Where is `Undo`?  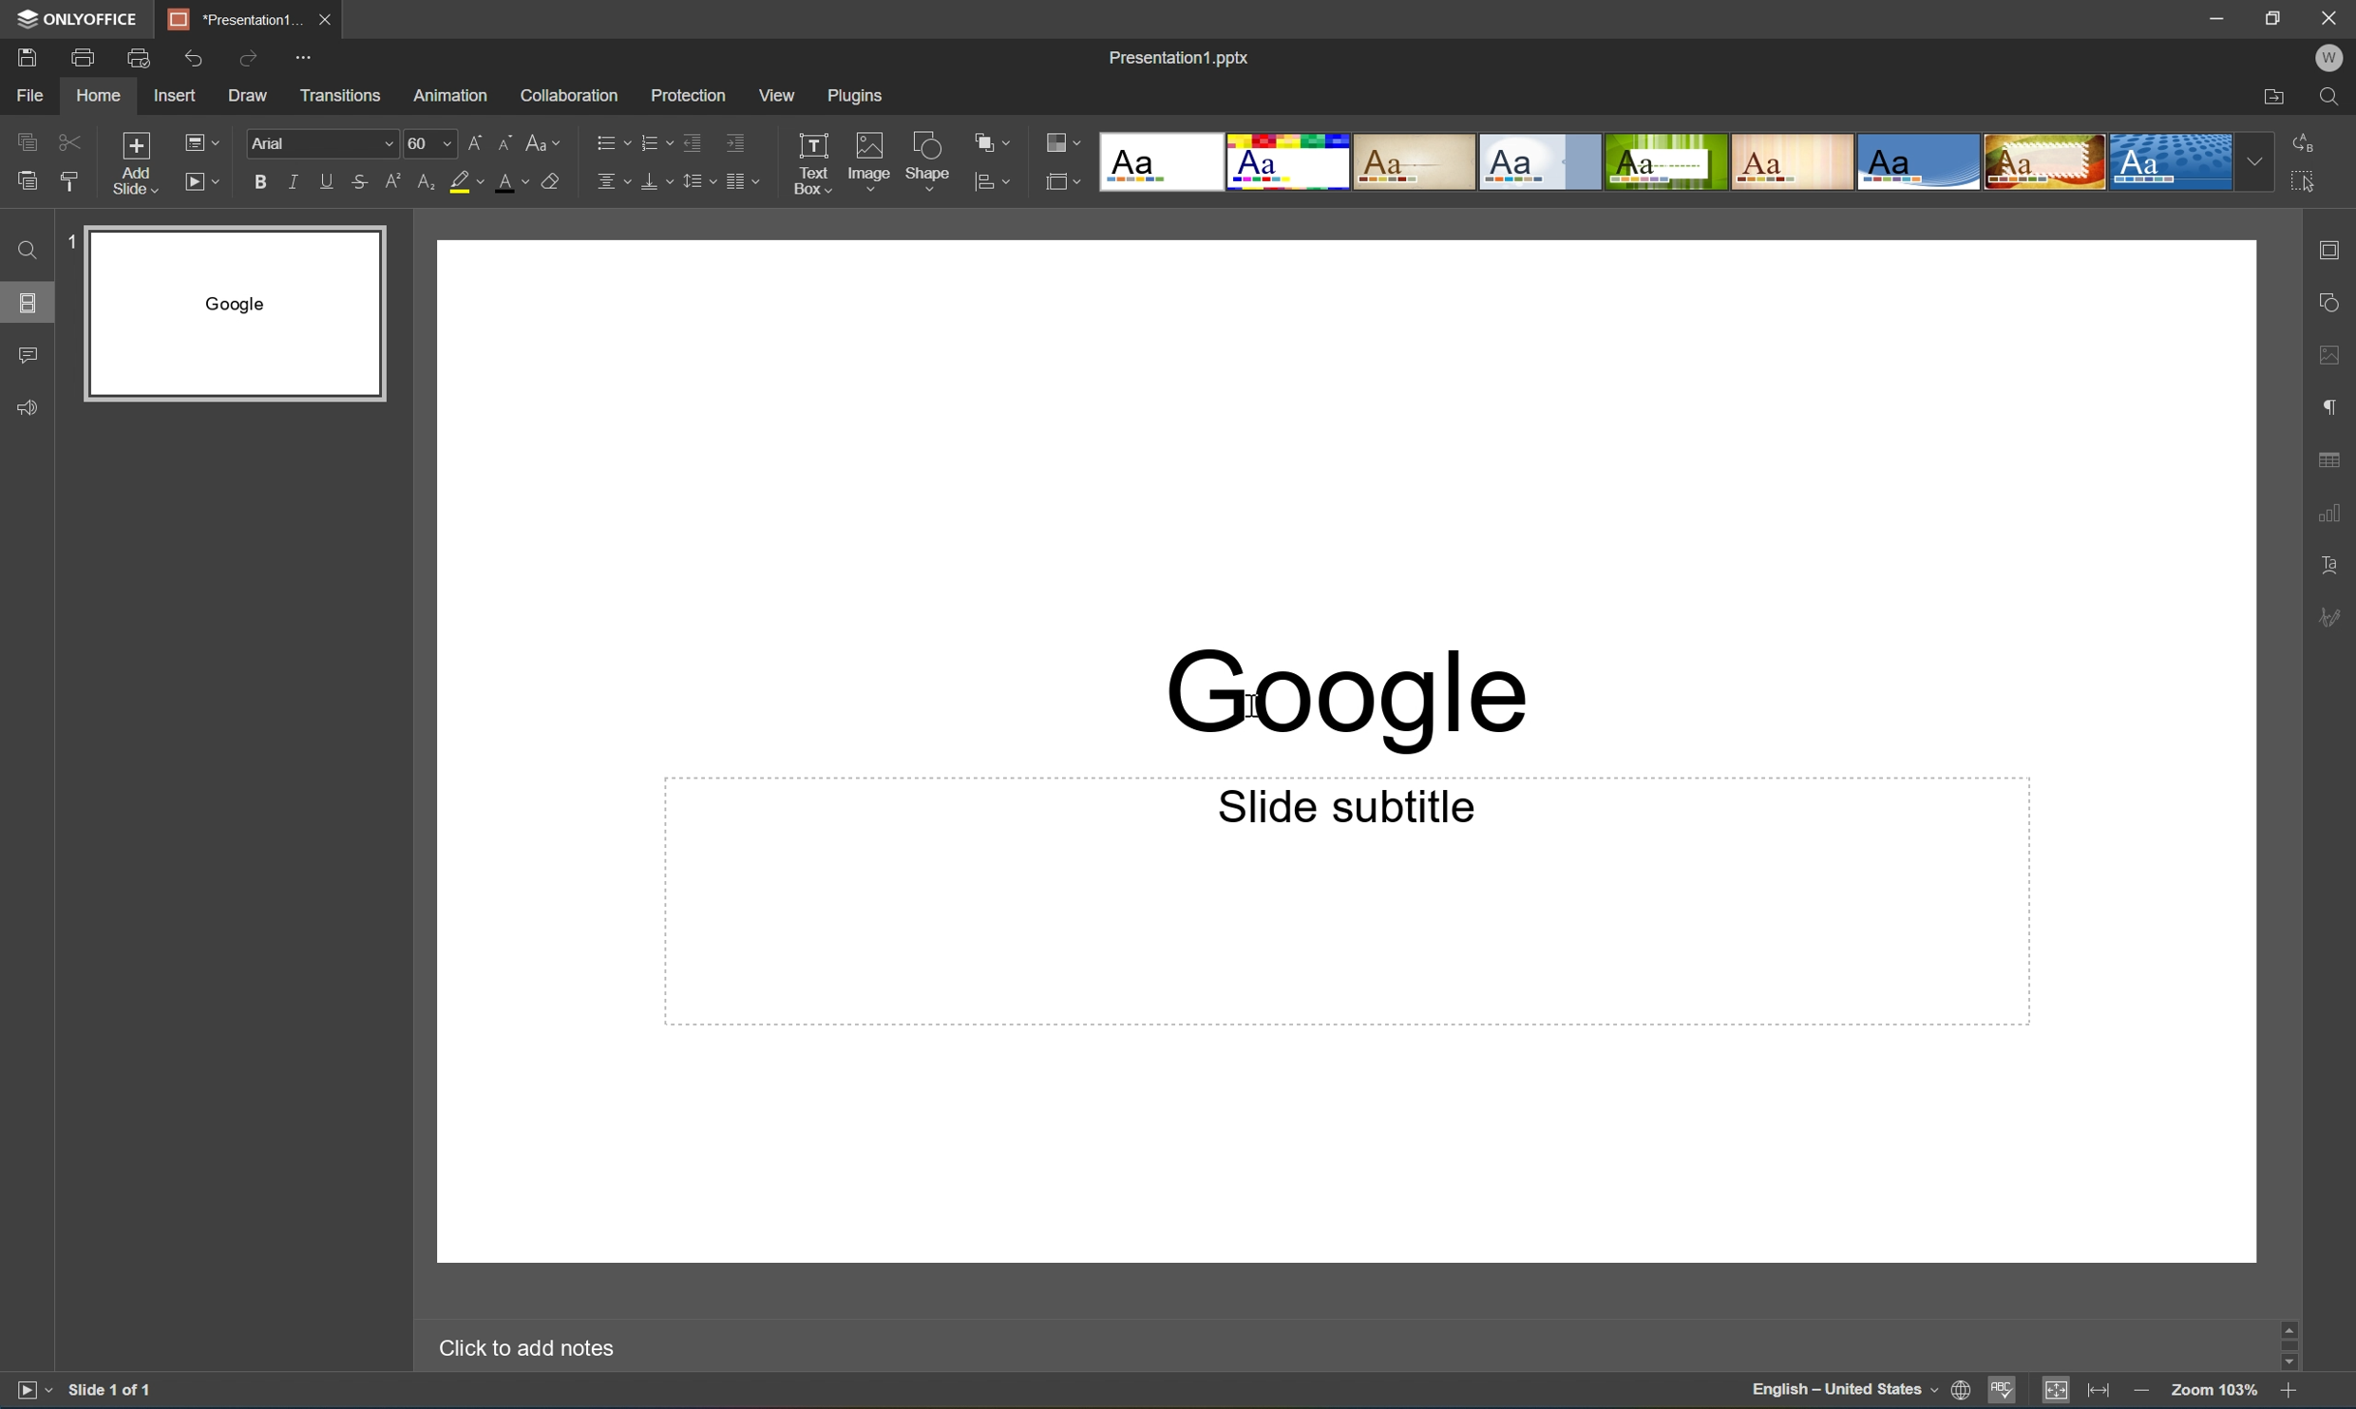 Undo is located at coordinates (193, 61).